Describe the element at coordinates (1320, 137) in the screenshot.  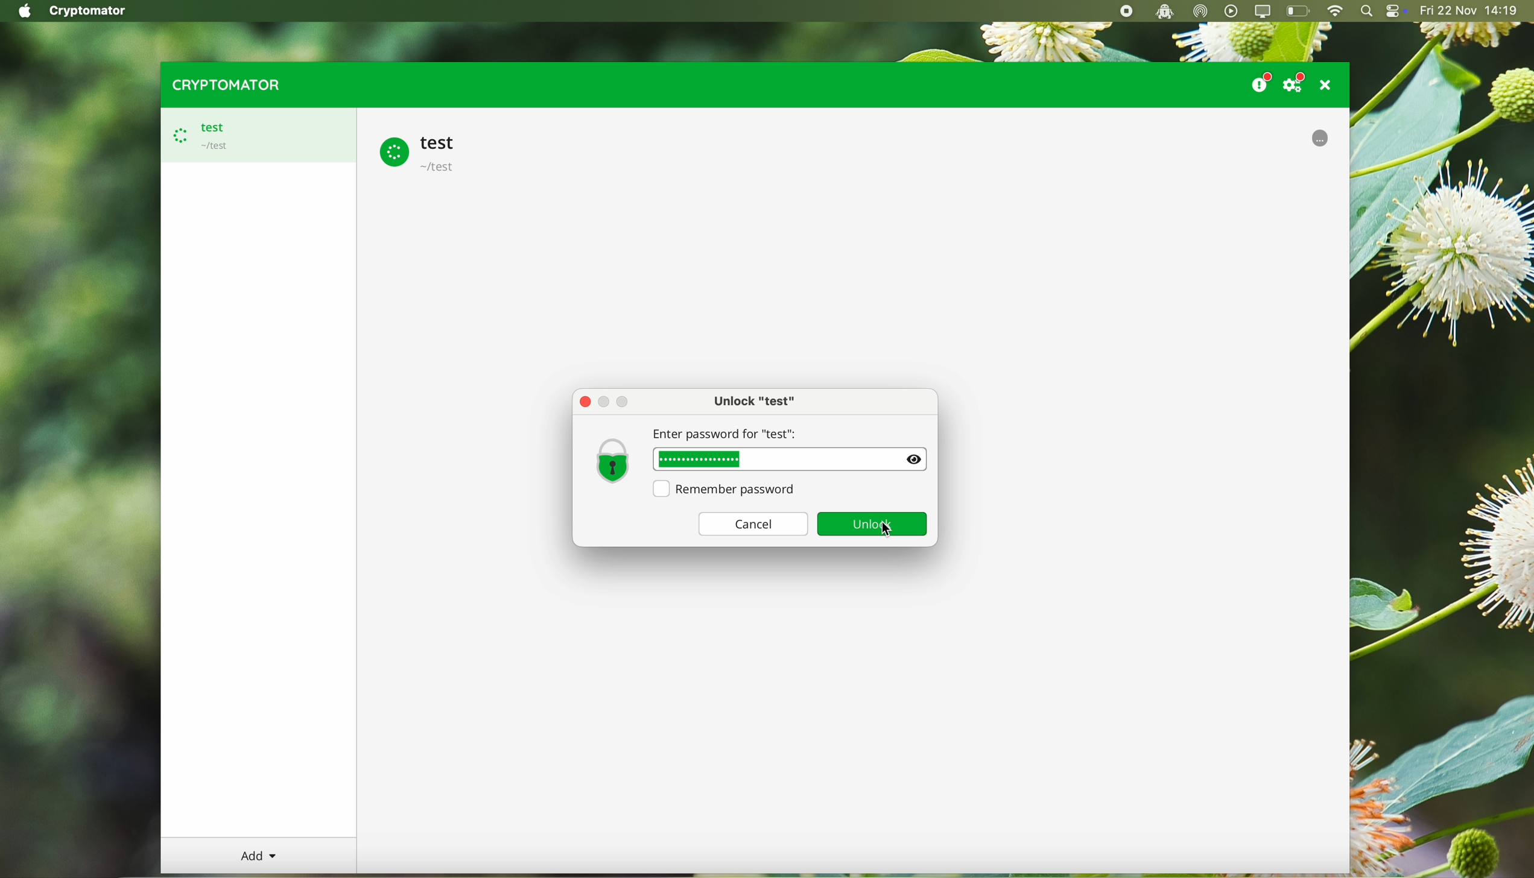
I see `uploading` at that location.